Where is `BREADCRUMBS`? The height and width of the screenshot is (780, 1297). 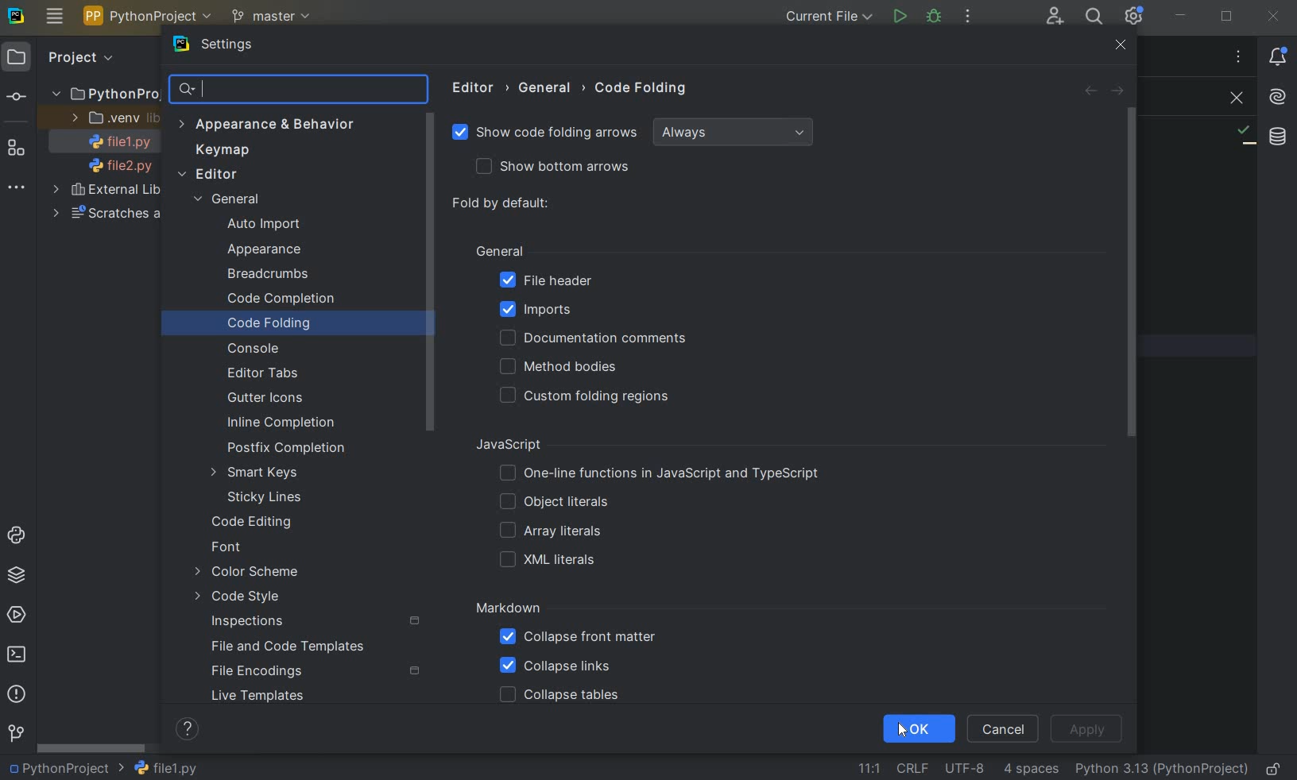
BREADCRUMBS is located at coordinates (284, 275).